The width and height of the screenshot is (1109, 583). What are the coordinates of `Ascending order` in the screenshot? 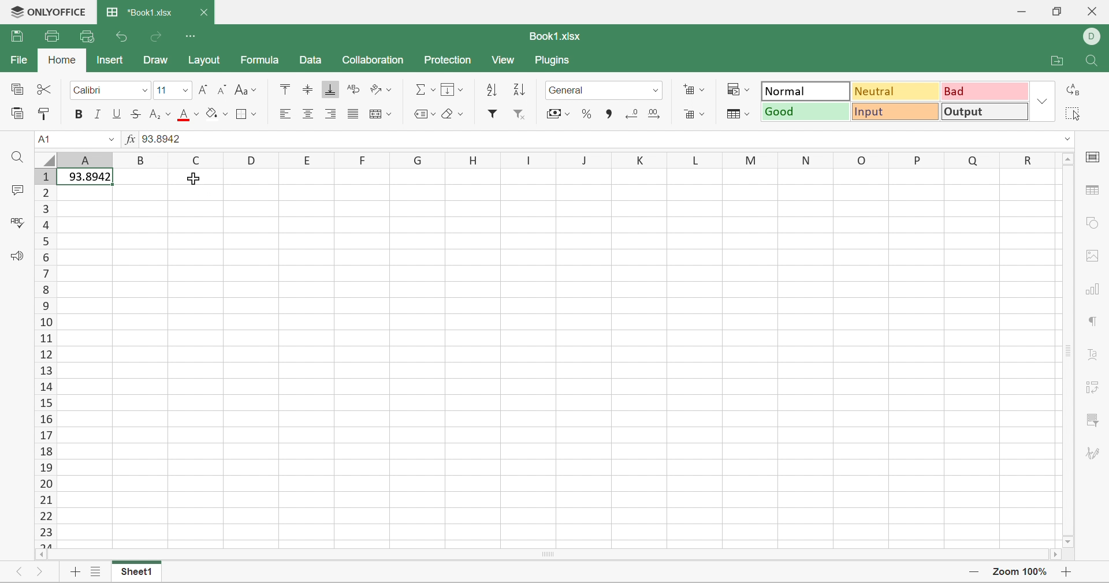 It's located at (492, 88).